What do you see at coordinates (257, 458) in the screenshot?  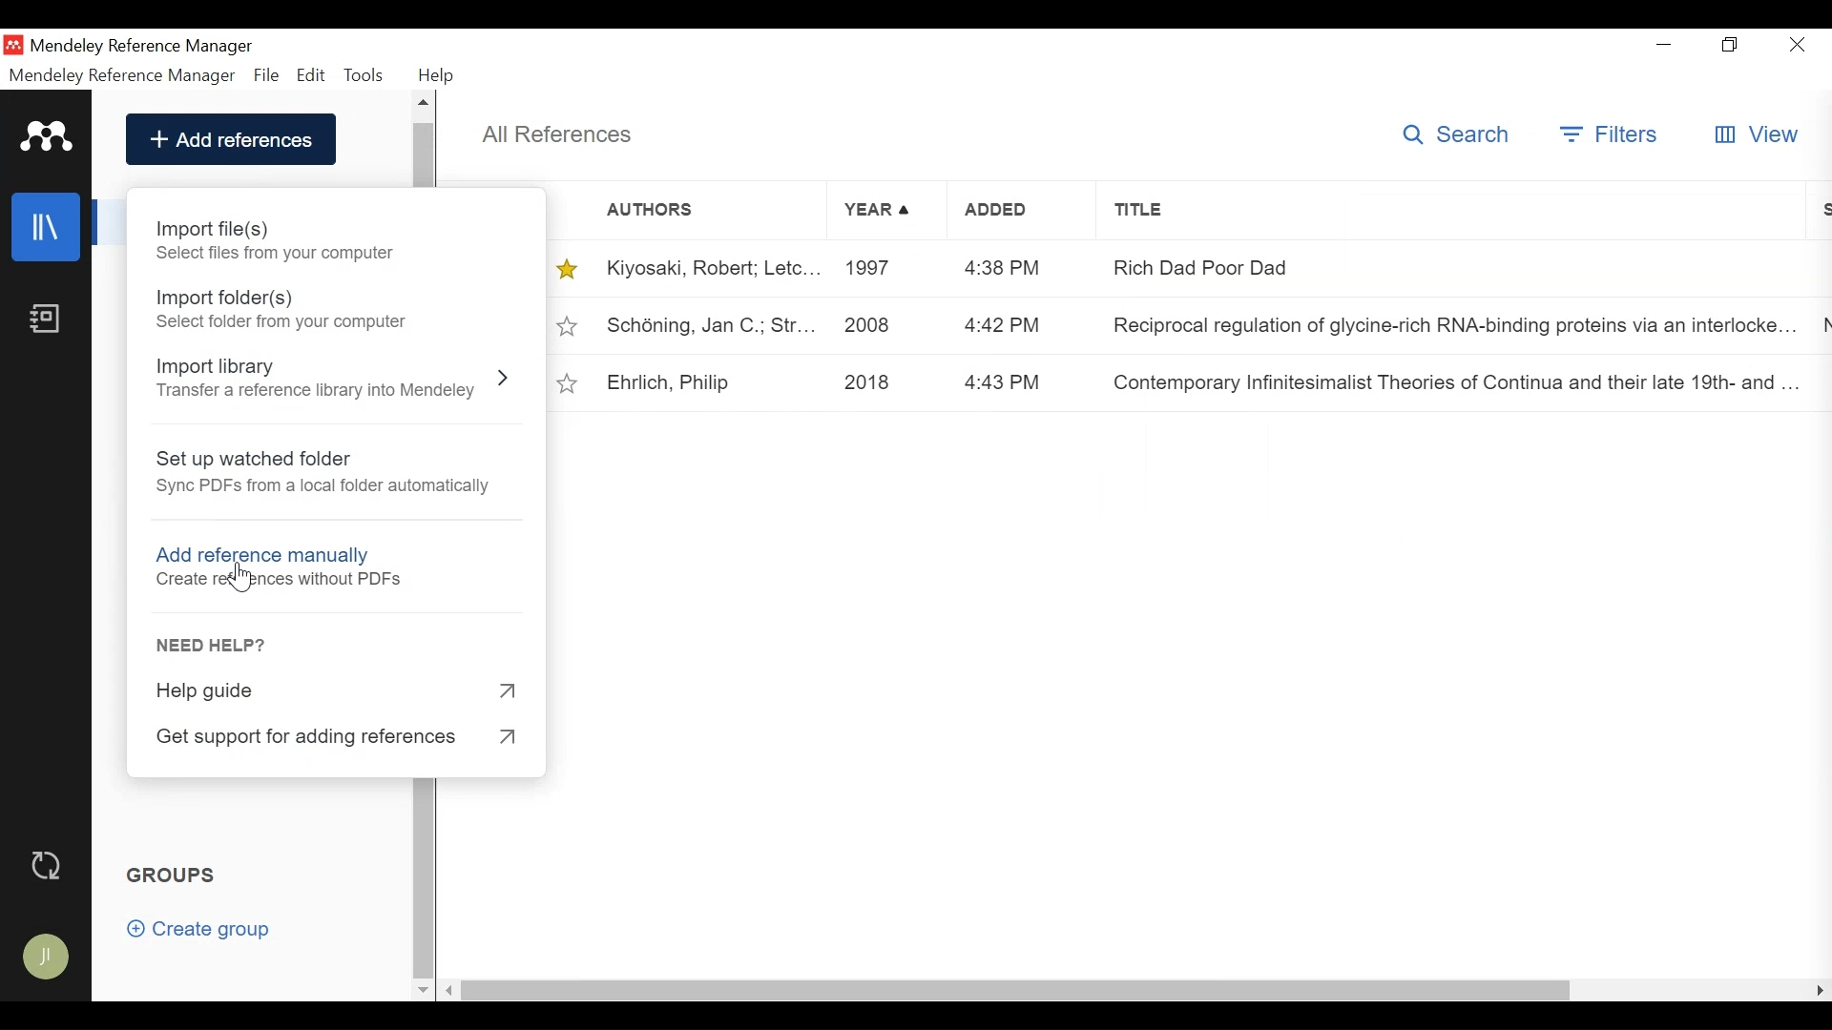 I see `Set up watched folder` at bounding box center [257, 458].